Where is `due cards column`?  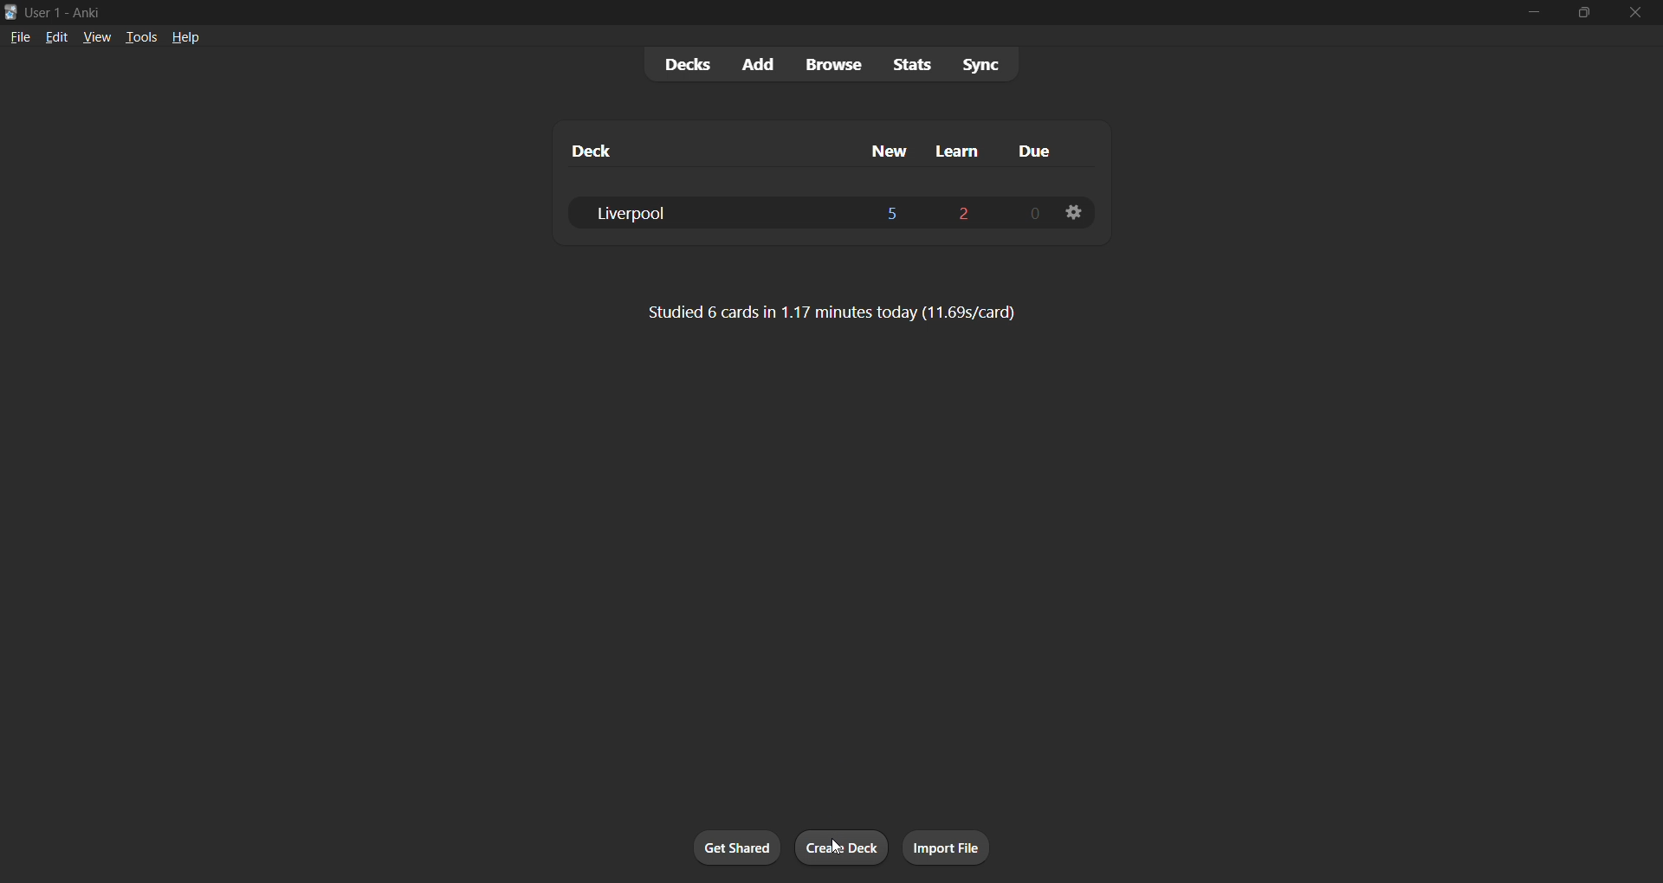 due cards column is located at coordinates (1040, 155).